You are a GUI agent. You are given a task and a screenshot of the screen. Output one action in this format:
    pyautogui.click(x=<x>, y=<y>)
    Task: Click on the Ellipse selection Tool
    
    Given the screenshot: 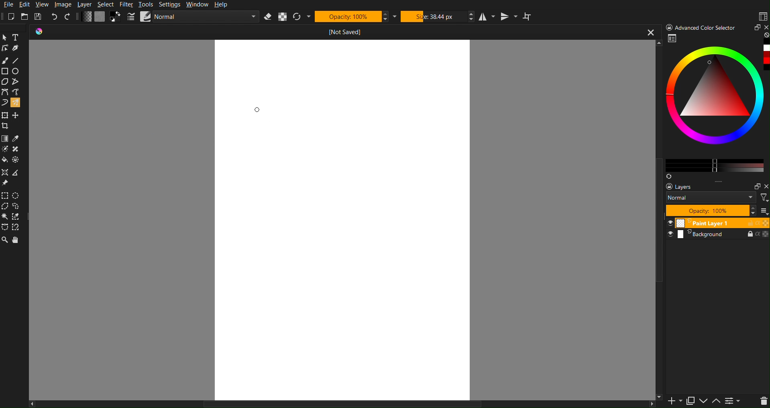 What is the action you would take?
    pyautogui.click(x=18, y=196)
    